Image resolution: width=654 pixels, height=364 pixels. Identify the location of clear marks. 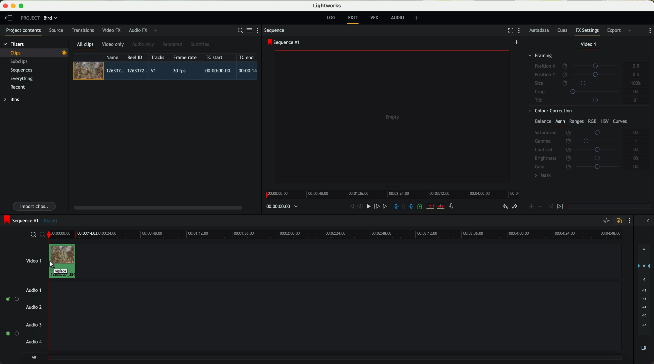
(404, 206).